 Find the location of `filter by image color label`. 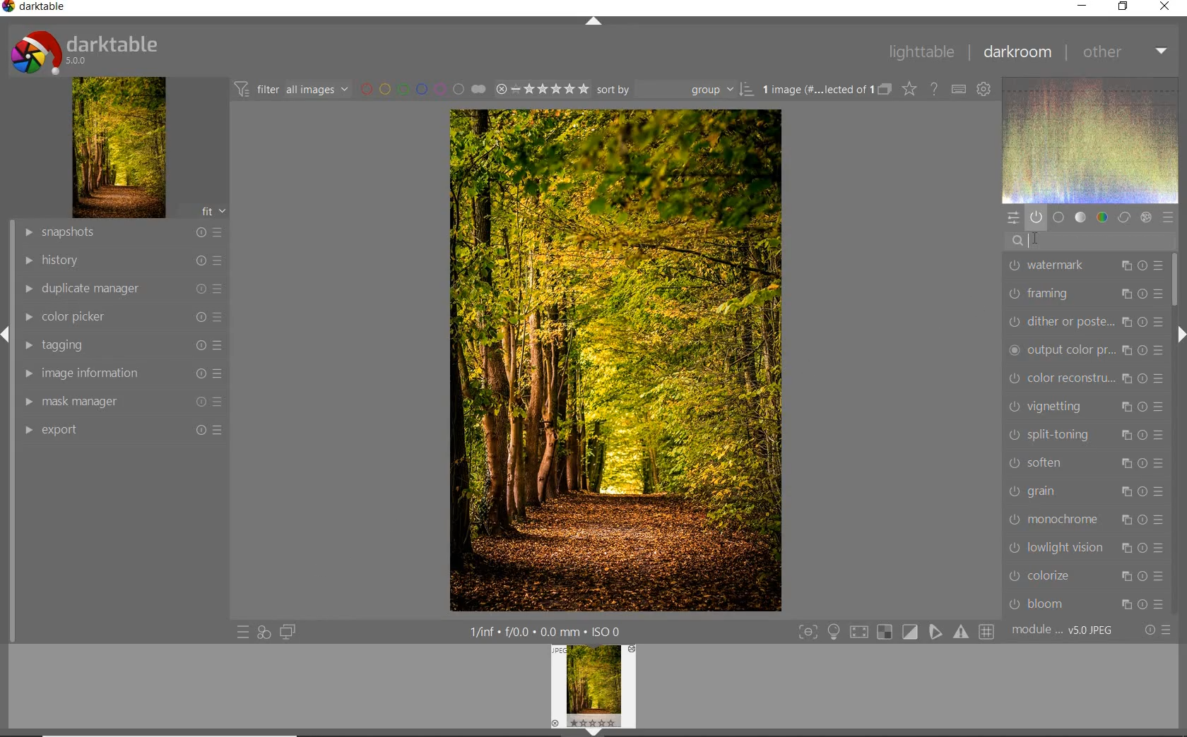

filter by image color label is located at coordinates (422, 89).